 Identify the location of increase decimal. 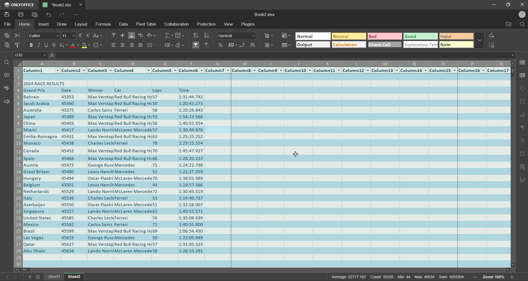
(253, 46).